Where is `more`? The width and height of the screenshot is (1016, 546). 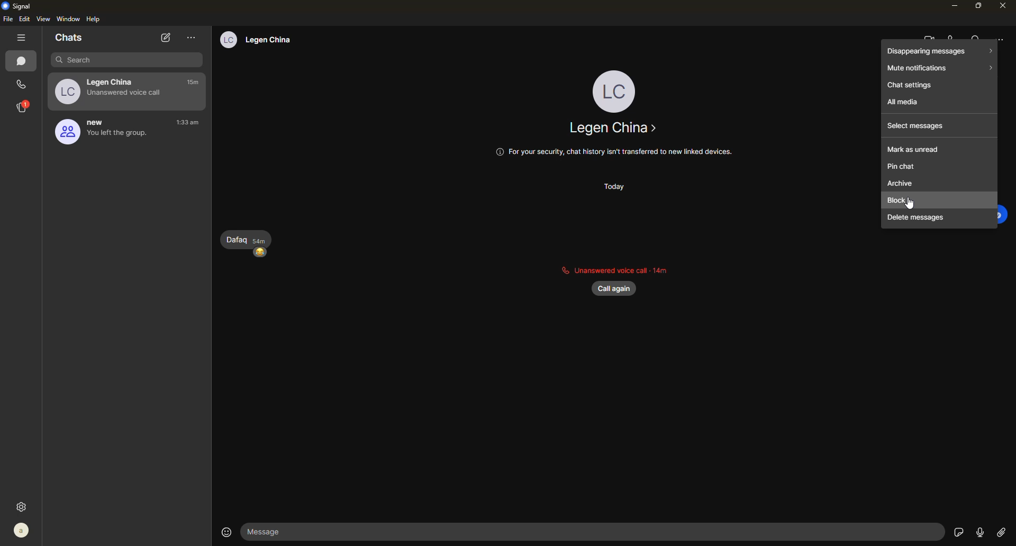
more is located at coordinates (191, 38).